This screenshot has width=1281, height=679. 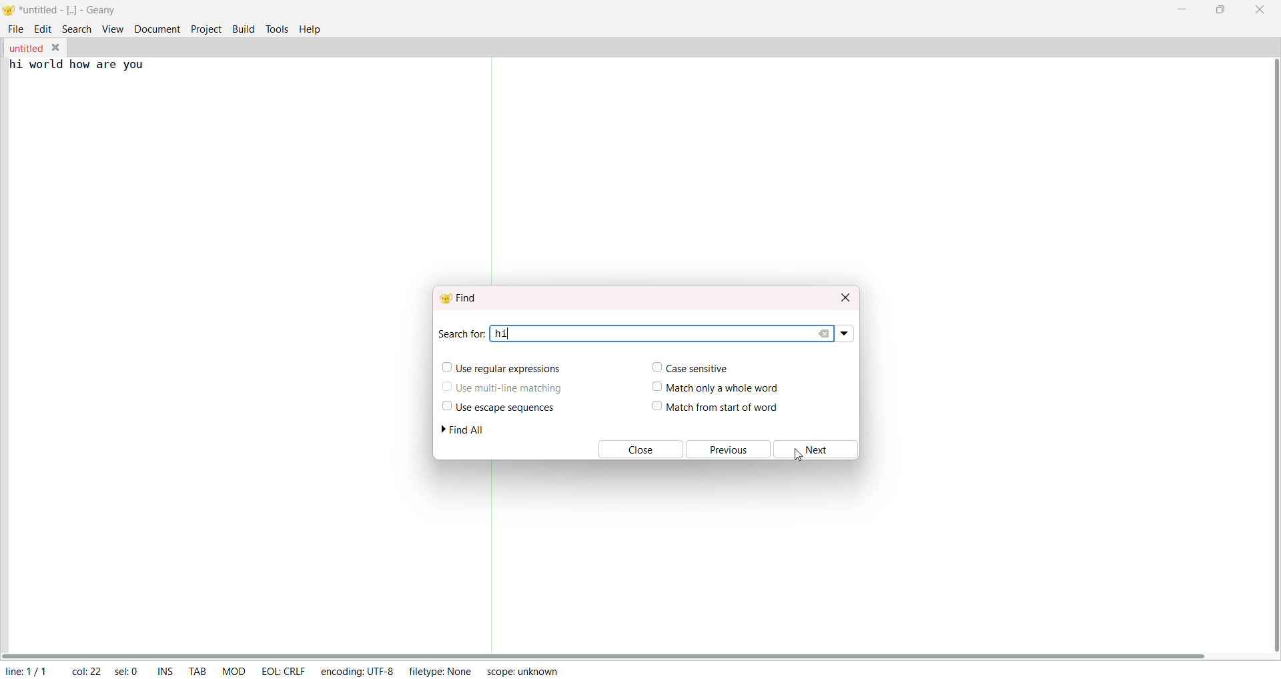 I want to click on vertical scroll bar, so click(x=1272, y=358).